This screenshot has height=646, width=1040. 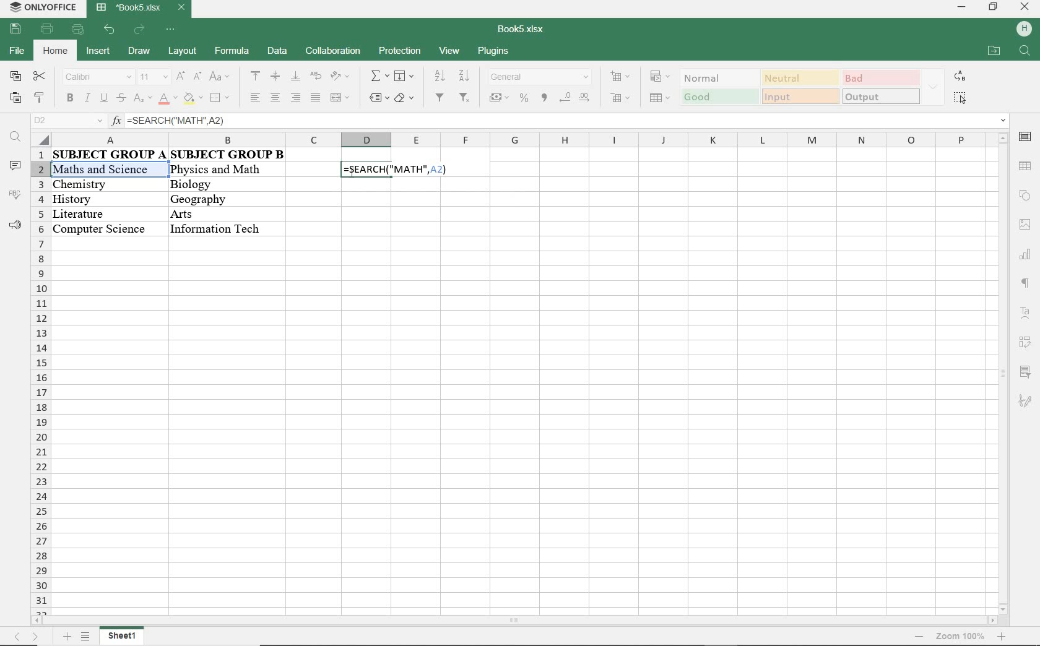 I want to click on sign, so click(x=1026, y=401).